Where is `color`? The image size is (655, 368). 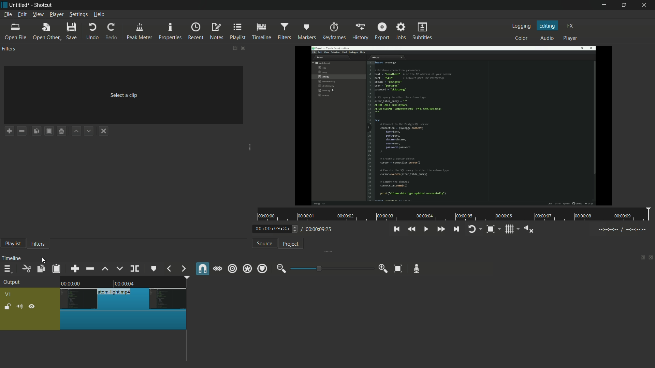 color is located at coordinates (522, 37).